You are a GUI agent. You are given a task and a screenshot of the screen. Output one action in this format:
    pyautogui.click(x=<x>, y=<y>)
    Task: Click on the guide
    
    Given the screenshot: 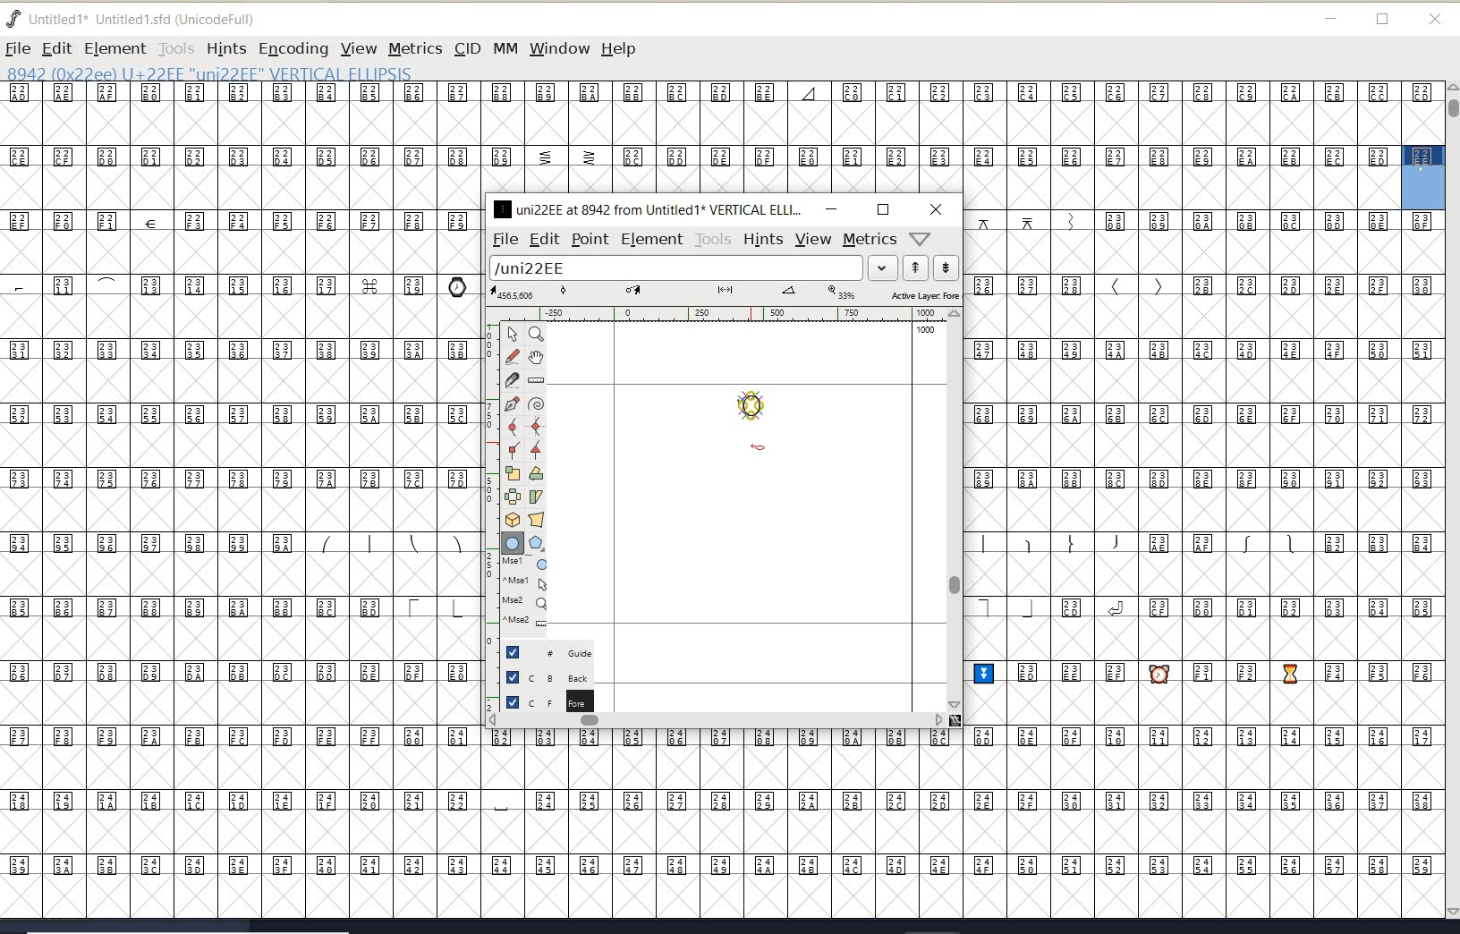 What is the action you would take?
    pyautogui.click(x=556, y=650)
    